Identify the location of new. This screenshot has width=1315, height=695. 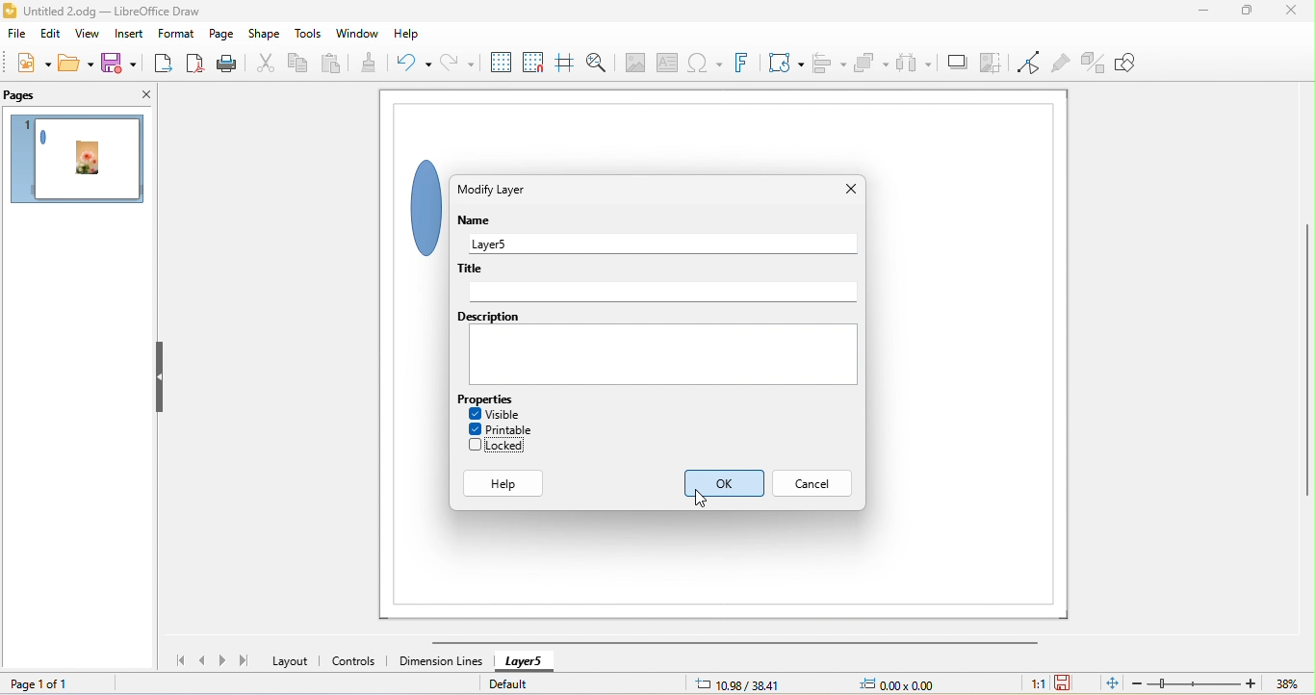
(34, 65).